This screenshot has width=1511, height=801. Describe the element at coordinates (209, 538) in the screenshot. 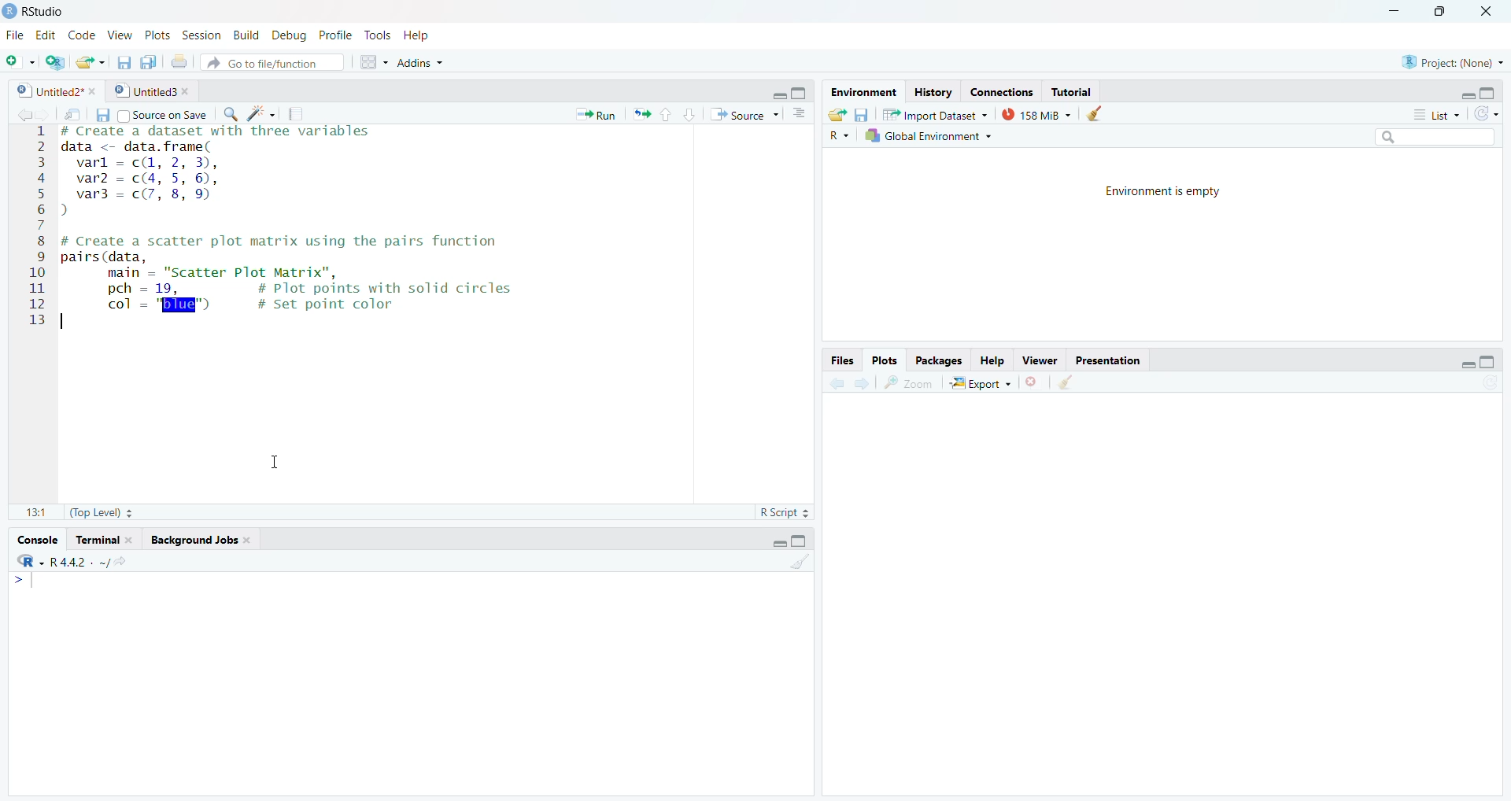

I see `Background Jobs` at that location.